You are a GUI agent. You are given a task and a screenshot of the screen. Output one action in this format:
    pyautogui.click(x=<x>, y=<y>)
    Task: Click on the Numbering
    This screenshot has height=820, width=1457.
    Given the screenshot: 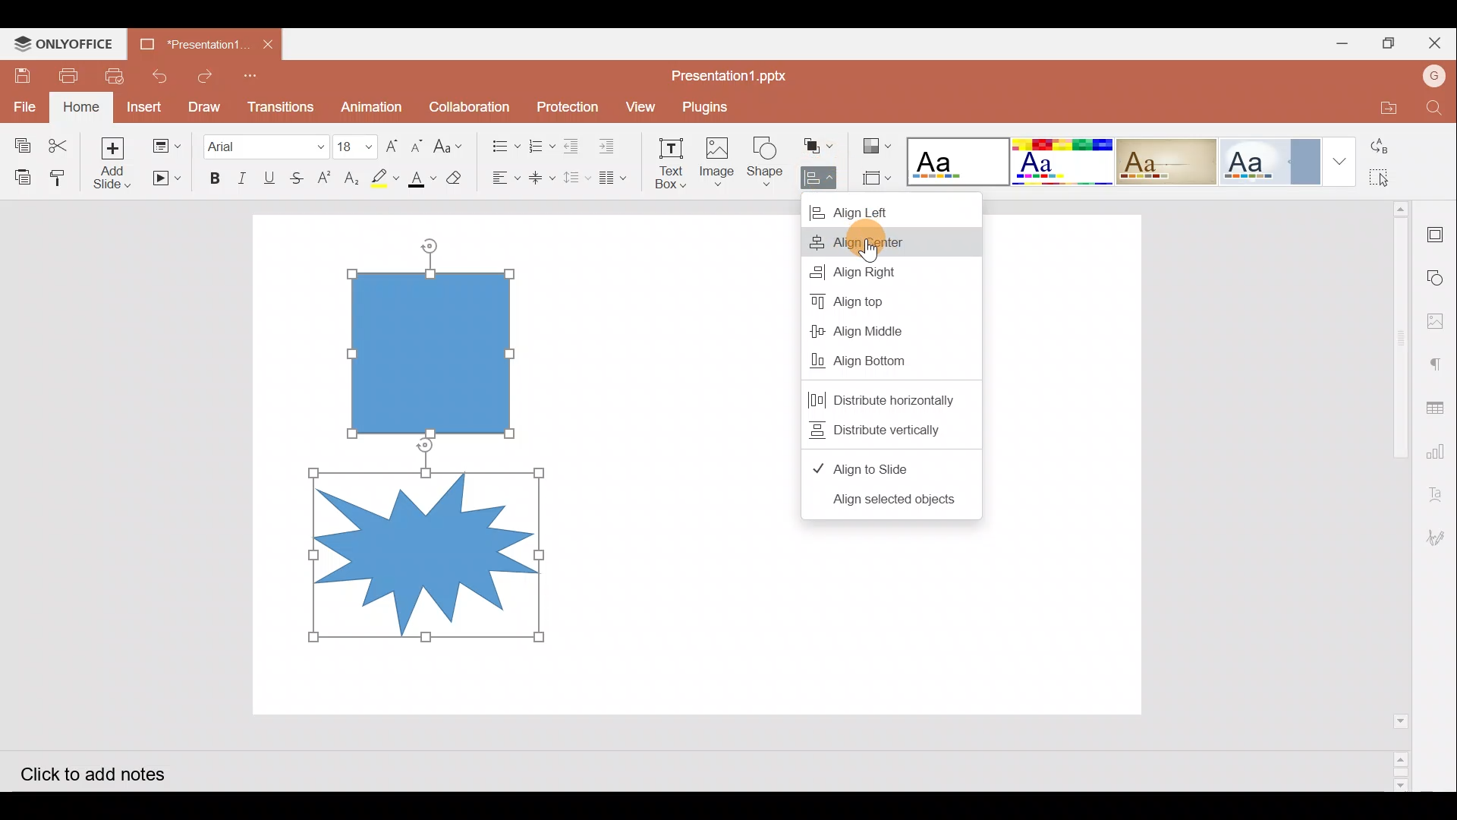 What is the action you would take?
    pyautogui.click(x=537, y=143)
    